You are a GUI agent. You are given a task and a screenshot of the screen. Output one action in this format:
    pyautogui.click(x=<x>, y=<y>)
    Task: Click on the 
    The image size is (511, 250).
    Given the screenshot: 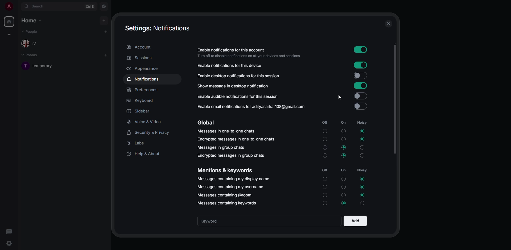 What is the action you would take?
    pyautogui.click(x=343, y=131)
    